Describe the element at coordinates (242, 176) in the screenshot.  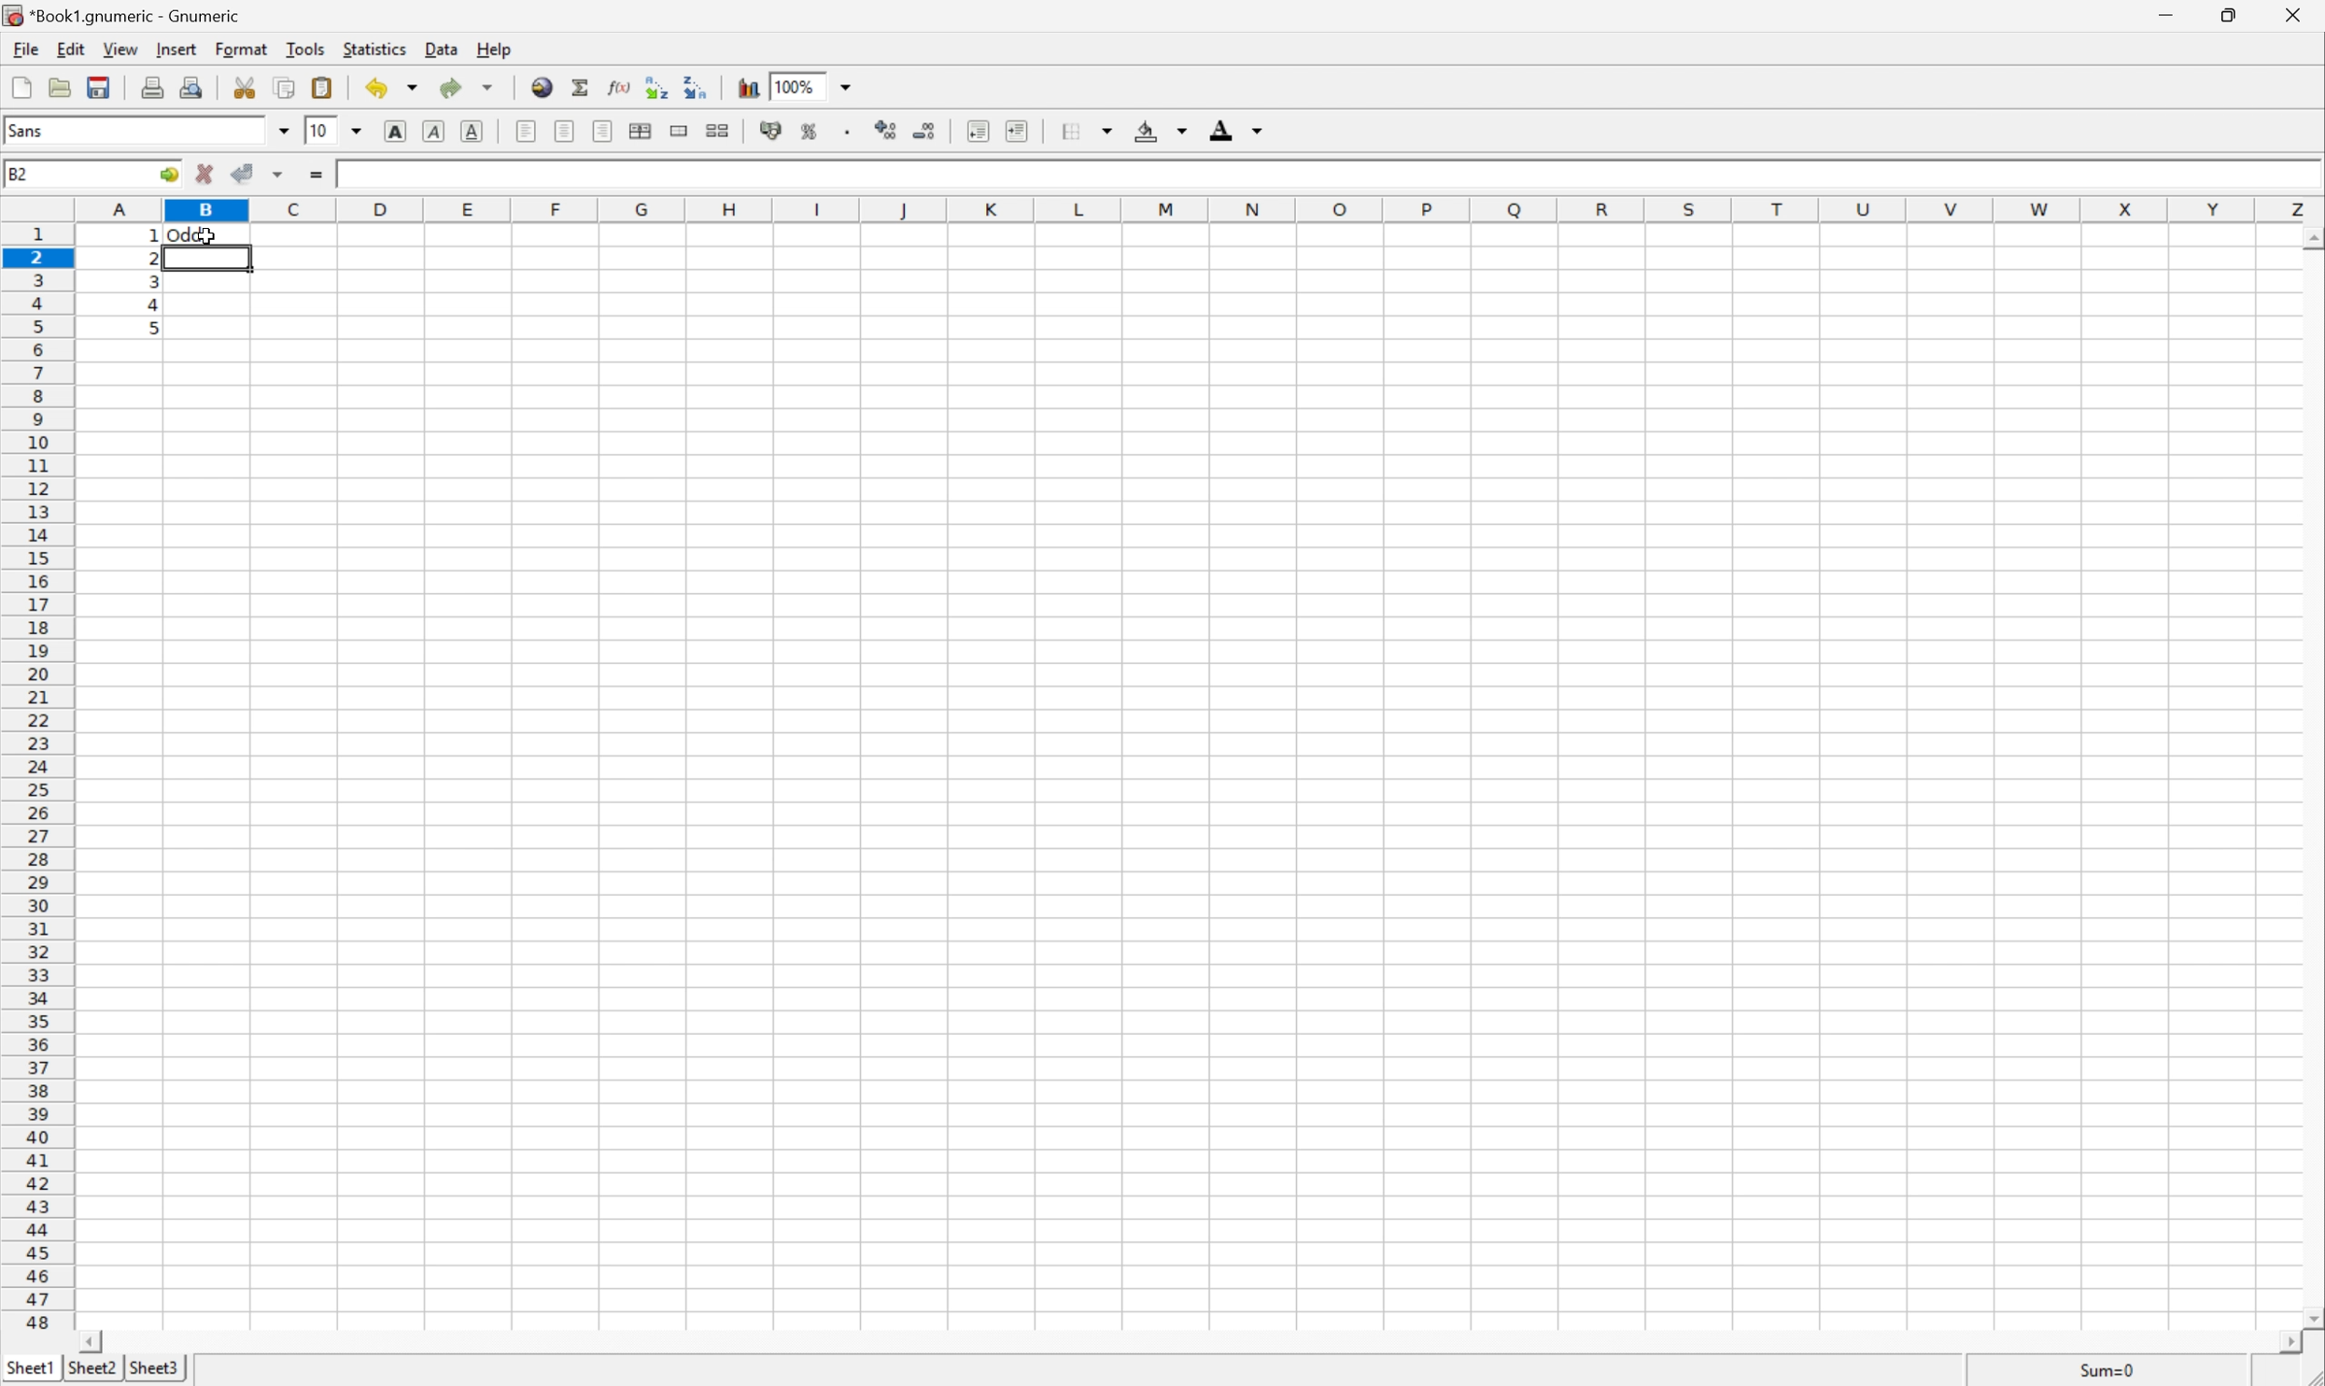
I see `Accept changes` at that location.